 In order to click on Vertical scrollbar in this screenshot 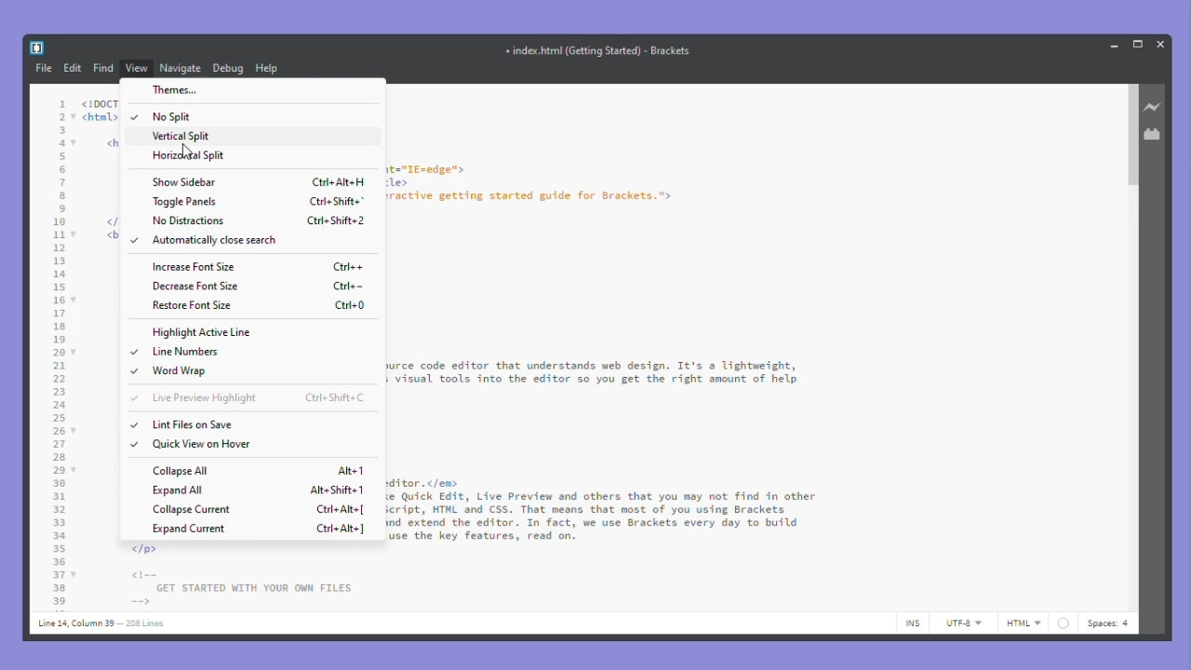, I will do `click(1131, 137)`.